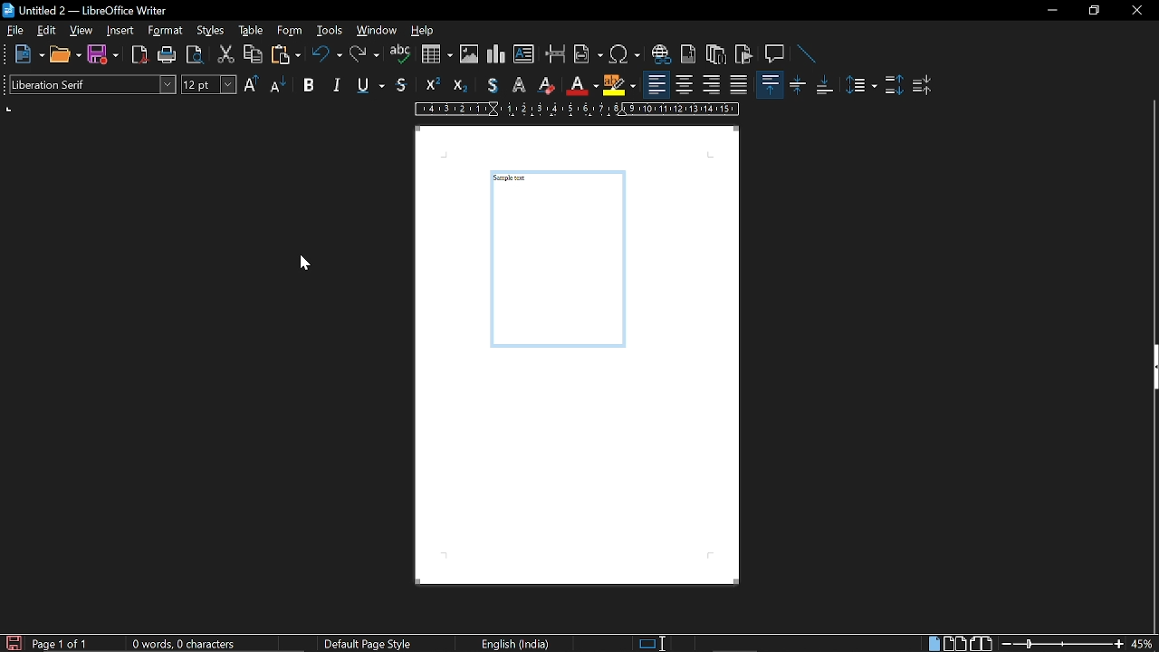  What do you see at coordinates (303, 262) in the screenshot?
I see `Cursor` at bounding box center [303, 262].